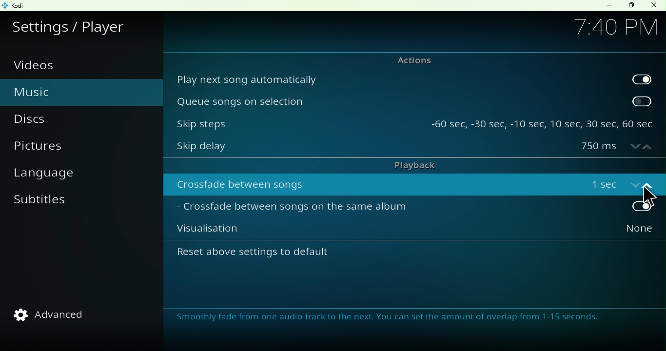 The height and width of the screenshot is (351, 666). Describe the element at coordinates (619, 207) in the screenshot. I see `toggle` at that location.